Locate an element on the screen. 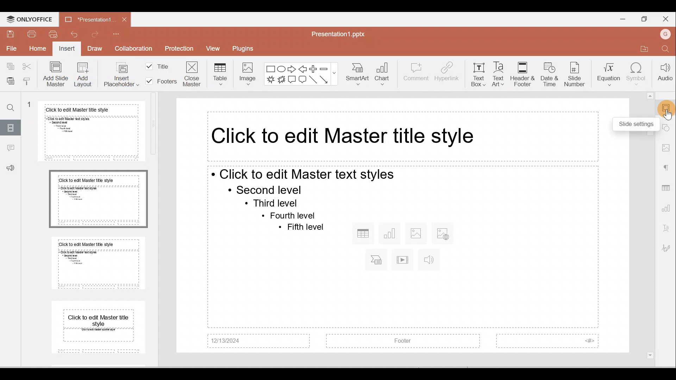 The image size is (676, 380). Find is located at coordinates (666, 50).